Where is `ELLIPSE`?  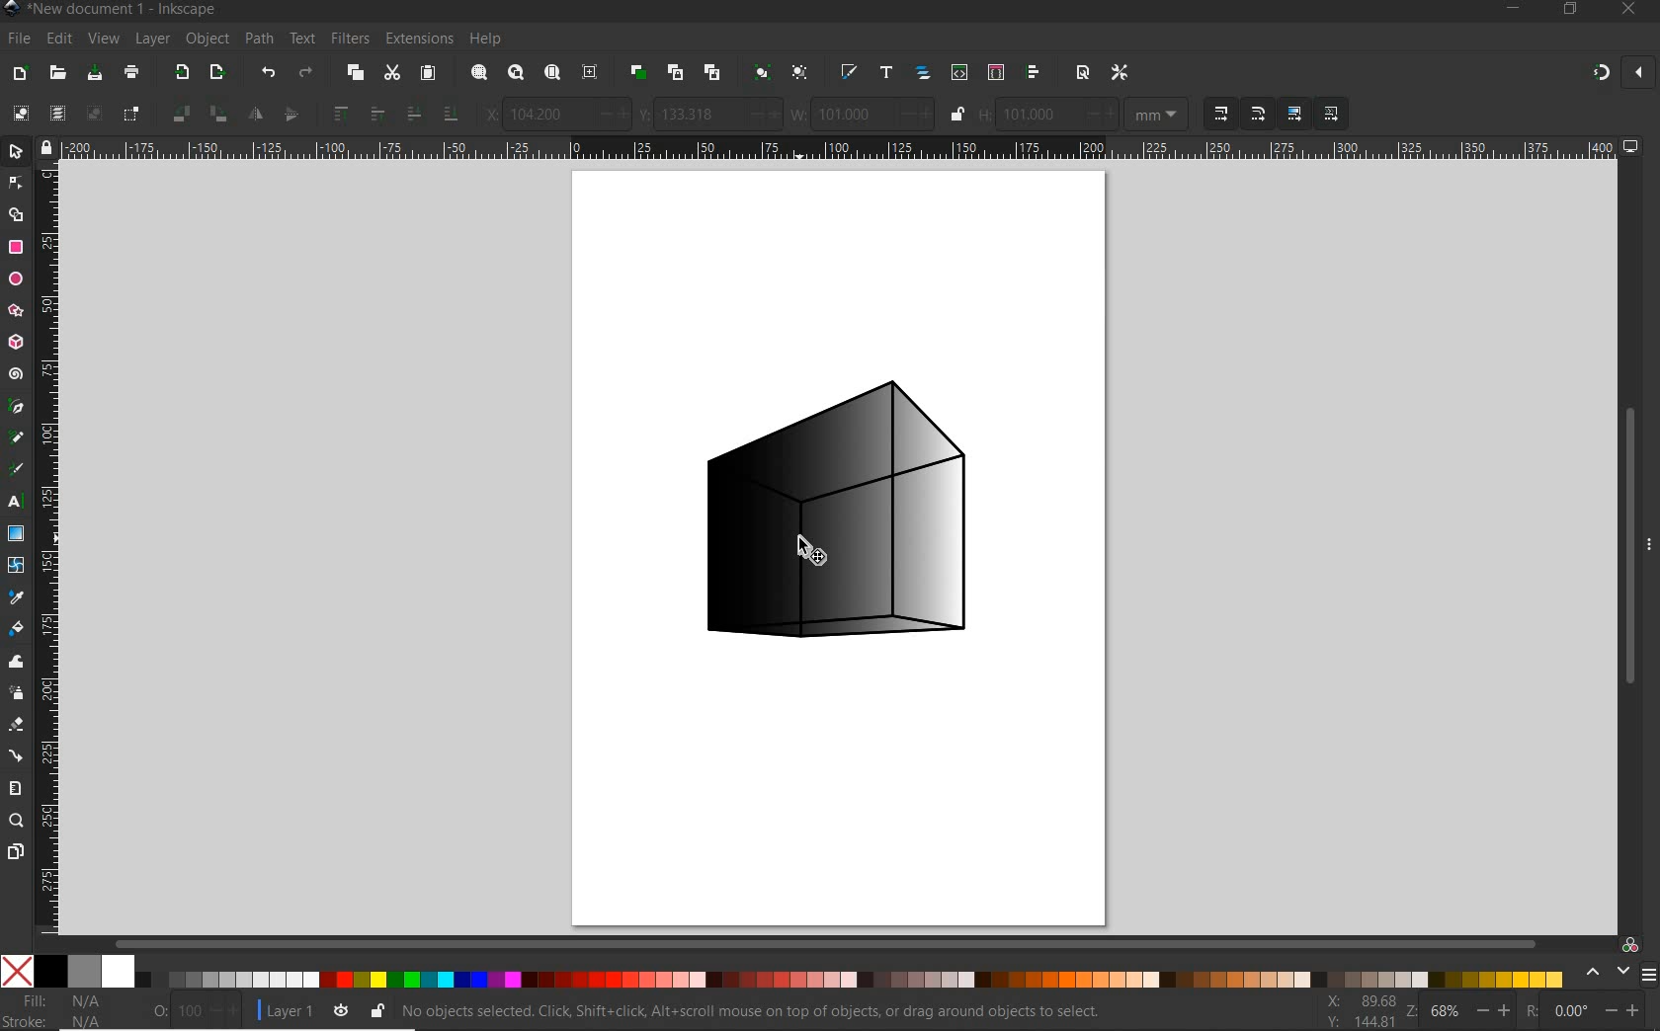
ELLIPSE is located at coordinates (15, 279).